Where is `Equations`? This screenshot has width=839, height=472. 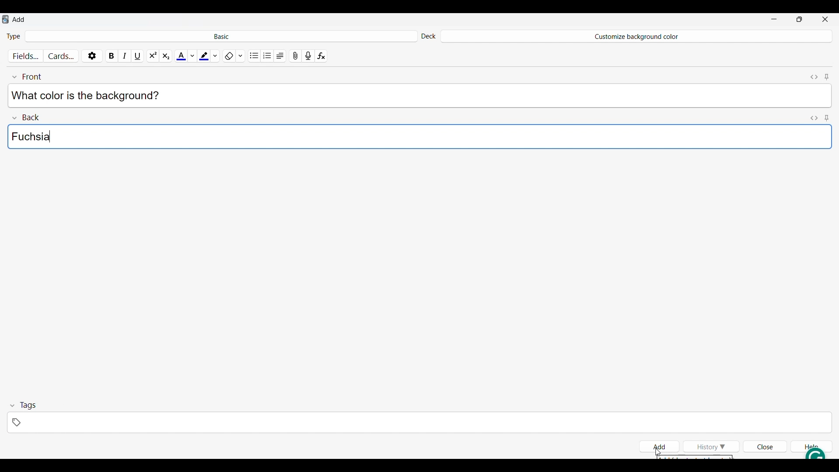 Equations is located at coordinates (321, 55).